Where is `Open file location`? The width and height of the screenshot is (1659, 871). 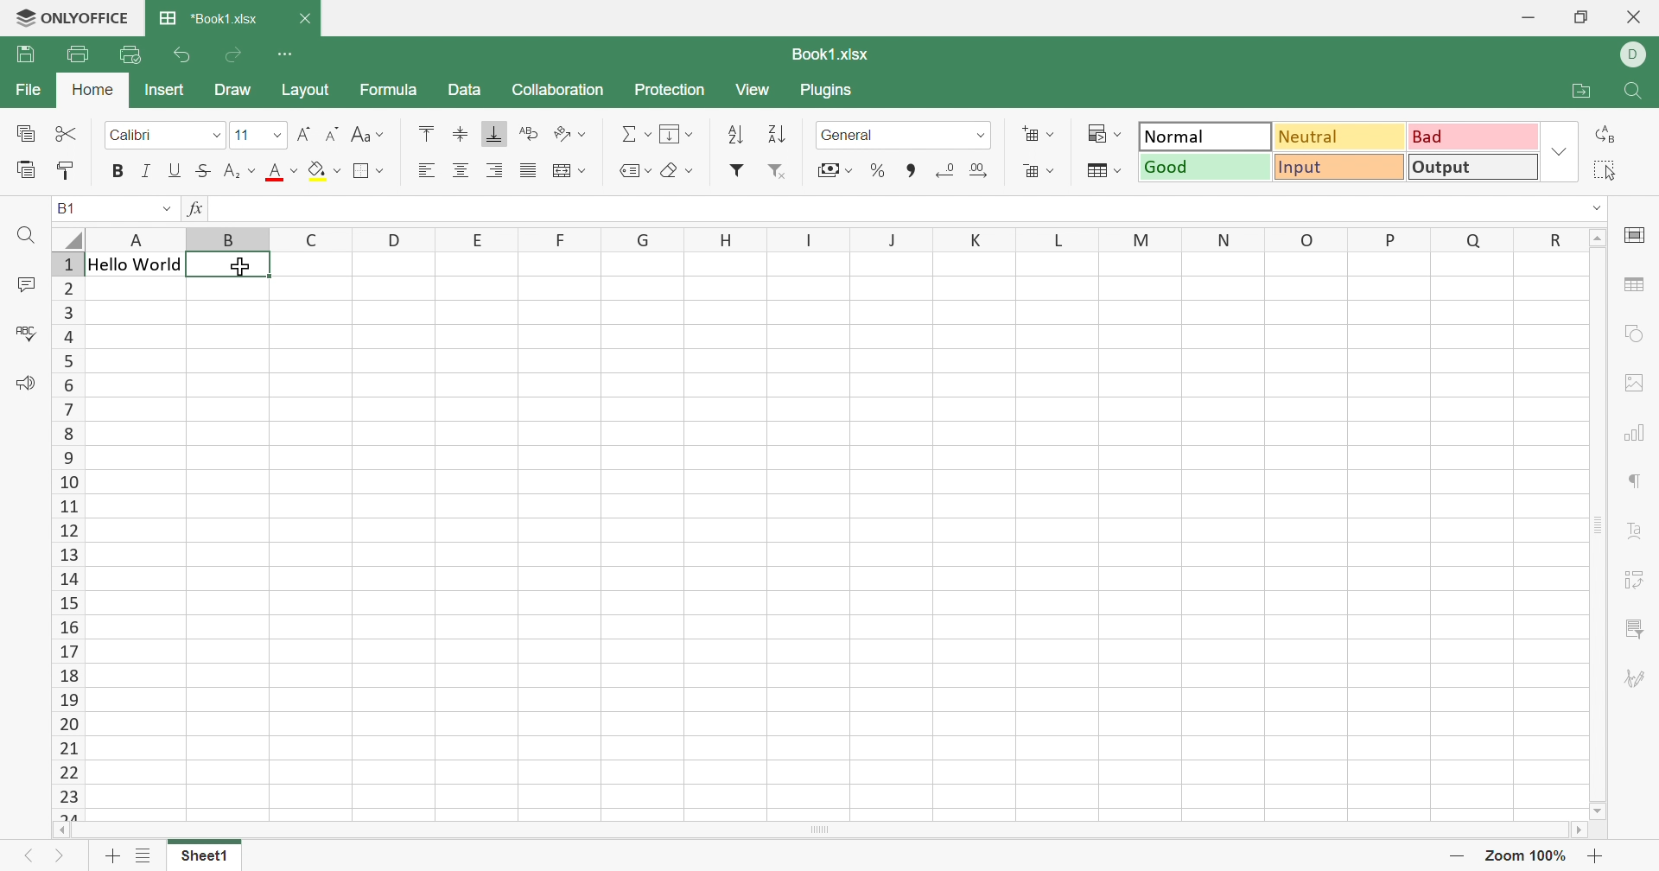
Open file location is located at coordinates (1581, 92).